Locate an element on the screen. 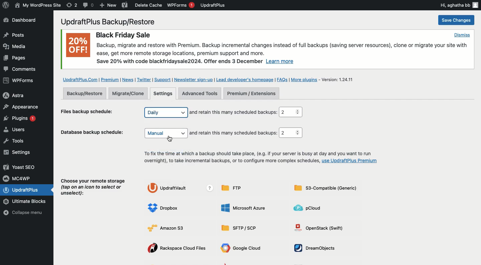 The width and height of the screenshot is (481, 265). Premium extensions is located at coordinates (251, 94).